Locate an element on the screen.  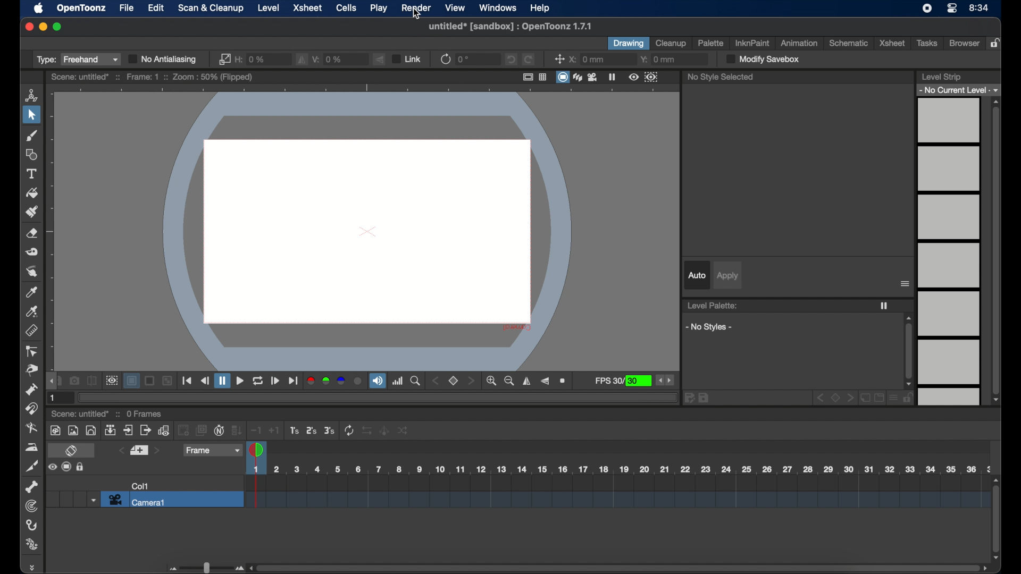
redo is located at coordinates (529, 60).